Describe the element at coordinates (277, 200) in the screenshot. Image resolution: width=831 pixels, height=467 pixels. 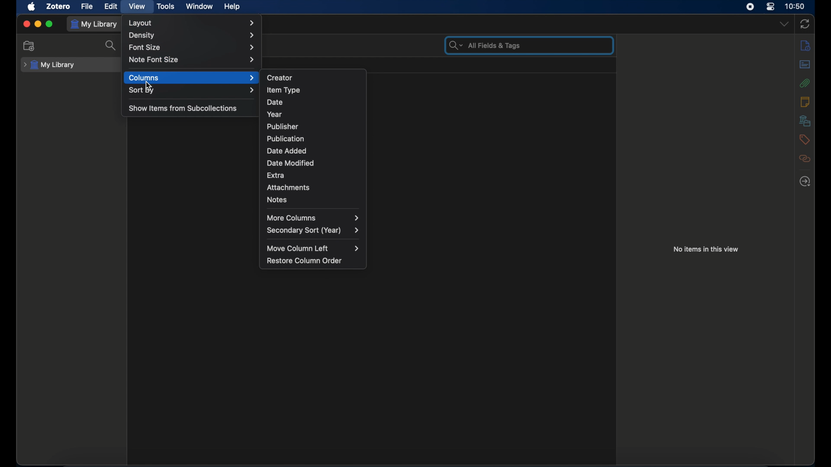
I see `notes` at that location.